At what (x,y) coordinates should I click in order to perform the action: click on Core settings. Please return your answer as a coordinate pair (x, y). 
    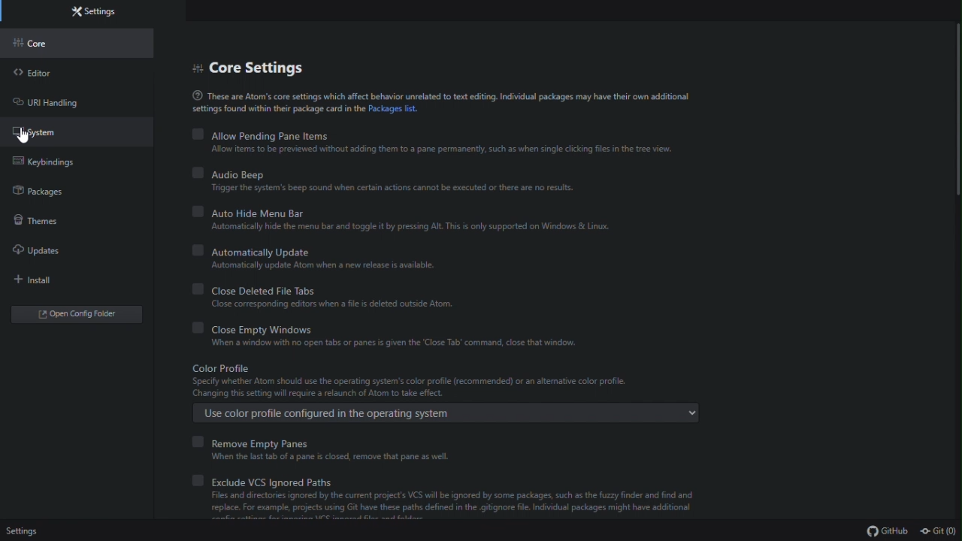
    Looking at the image, I should click on (277, 67).